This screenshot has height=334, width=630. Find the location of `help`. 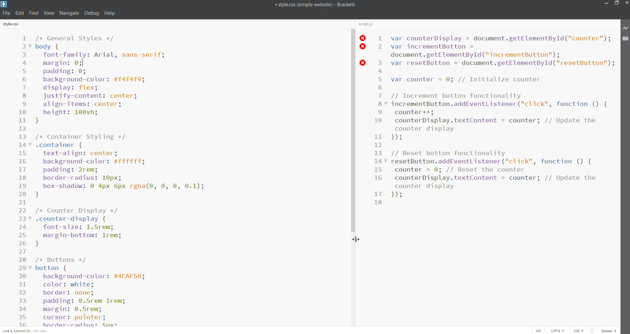

help is located at coordinates (112, 13).